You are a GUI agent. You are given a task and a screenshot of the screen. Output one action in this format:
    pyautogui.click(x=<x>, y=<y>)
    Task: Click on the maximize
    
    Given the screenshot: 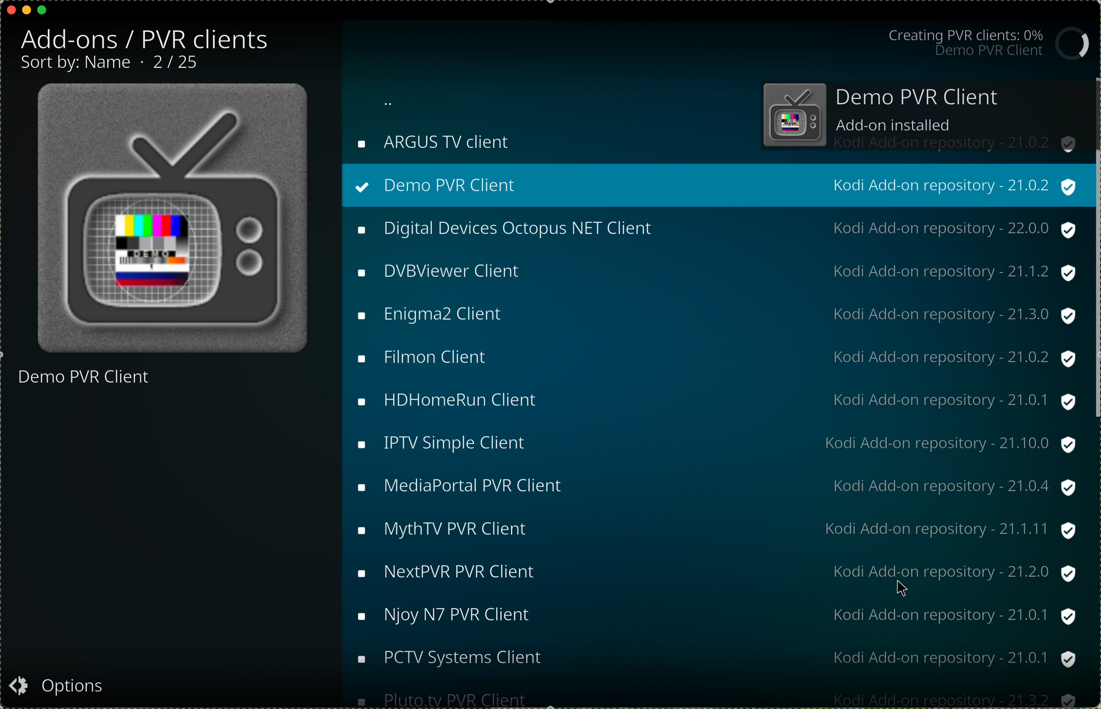 What is the action you would take?
    pyautogui.click(x=43, y=13)
    